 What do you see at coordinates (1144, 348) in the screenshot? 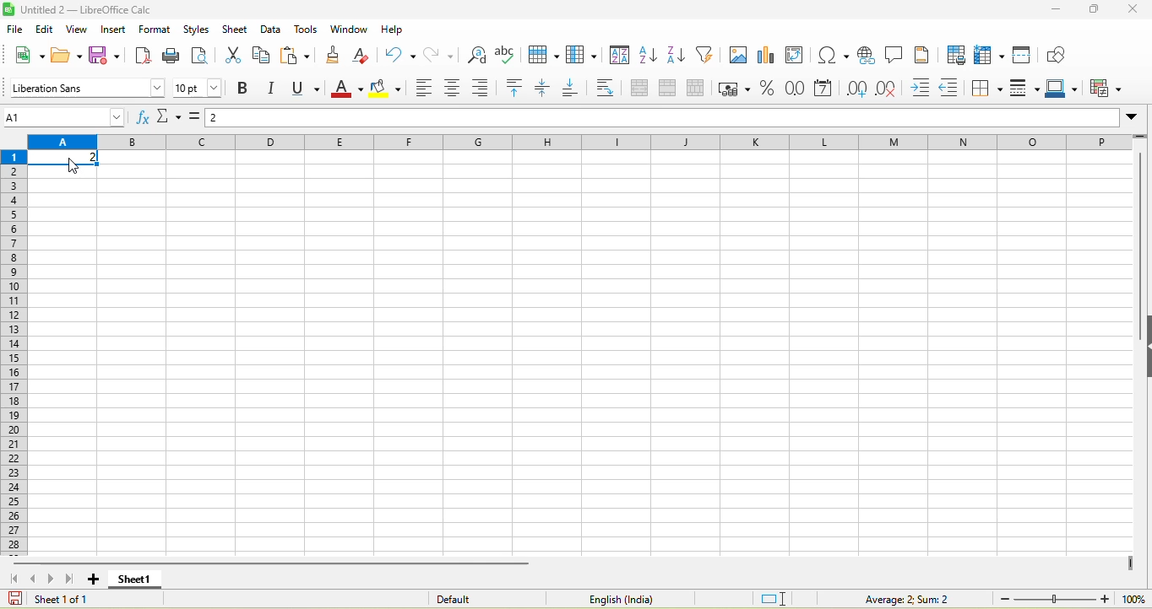
I see `height` at bounding box center [1144, 348].